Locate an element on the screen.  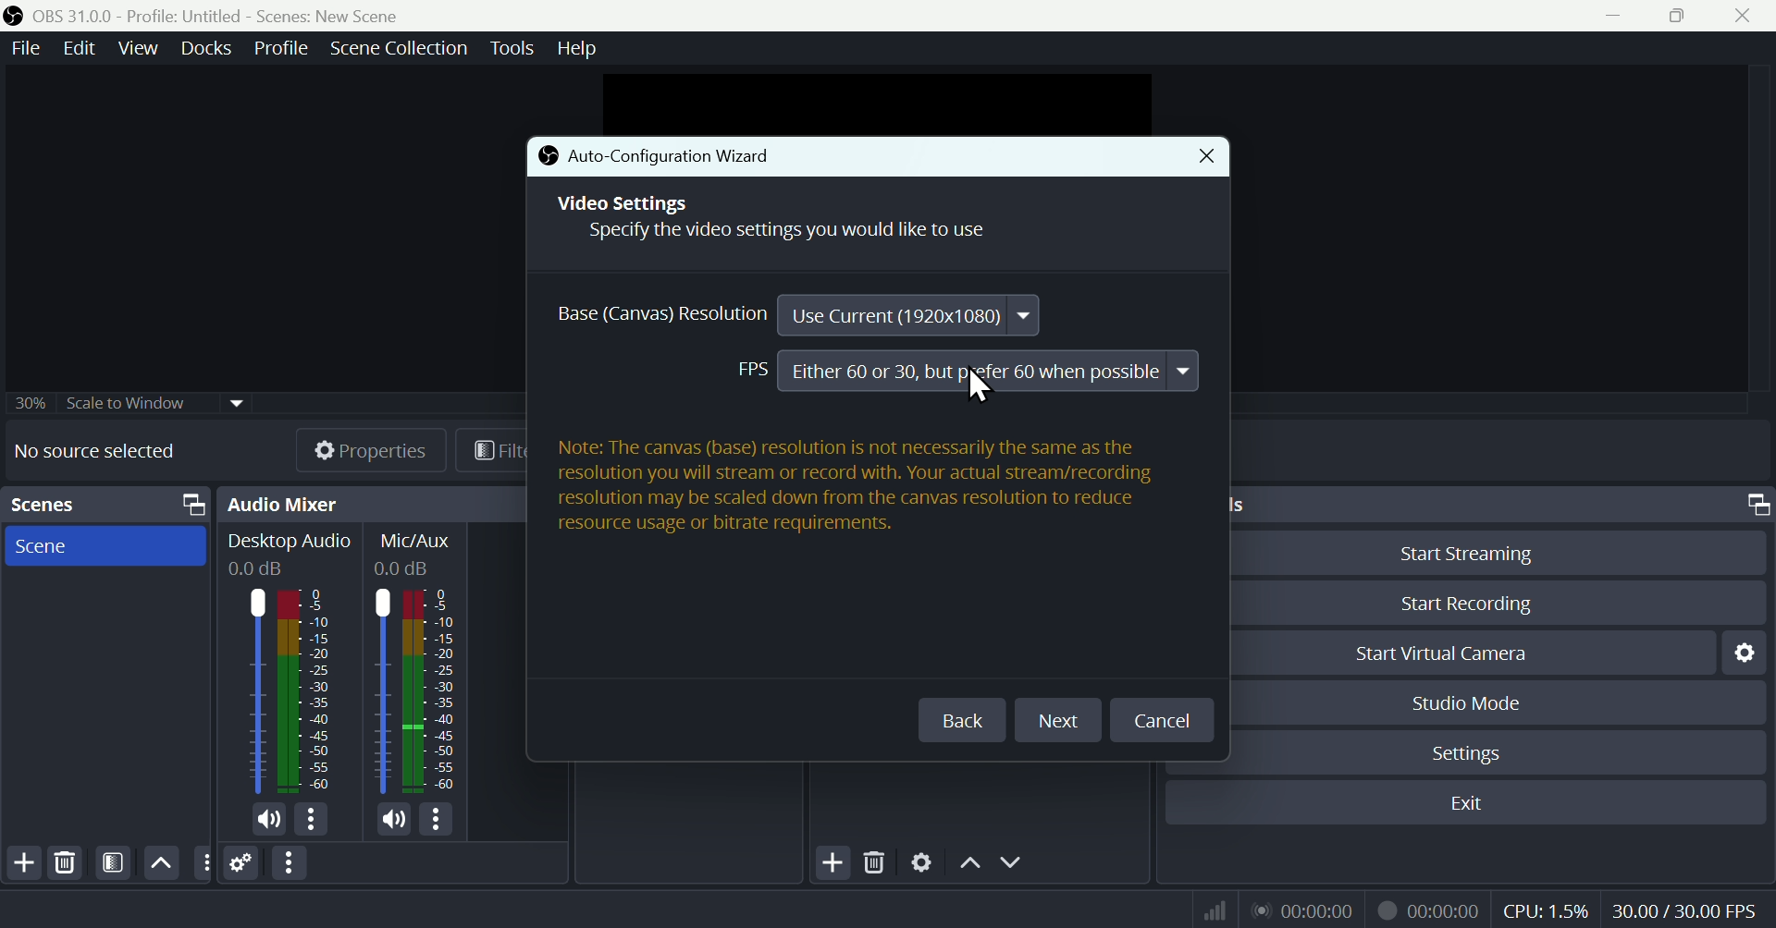
mic is located at coordinates (395, 818).